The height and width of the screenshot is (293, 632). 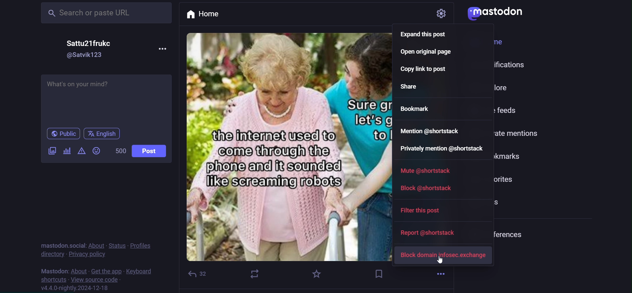 What do you see at coordinates (423, 210) in the screenshot?
I see `filter this post` at bounding box center [423, 210].